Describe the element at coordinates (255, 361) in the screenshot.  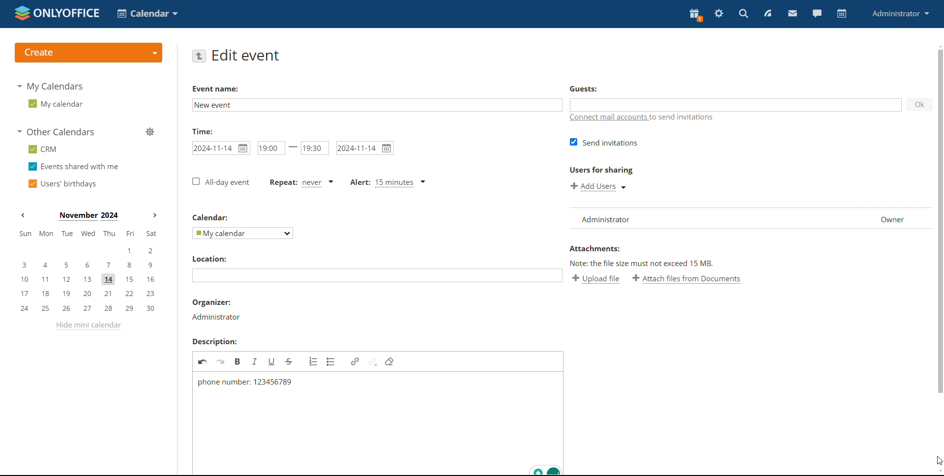
I see `italic` at that location.